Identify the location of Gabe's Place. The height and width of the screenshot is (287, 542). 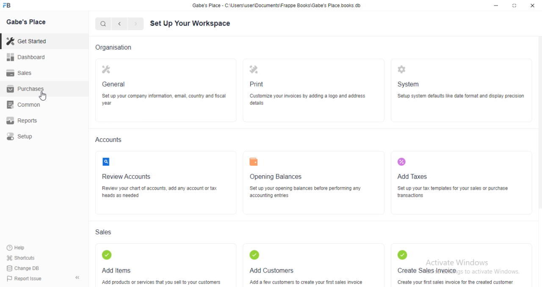
(28, 22).